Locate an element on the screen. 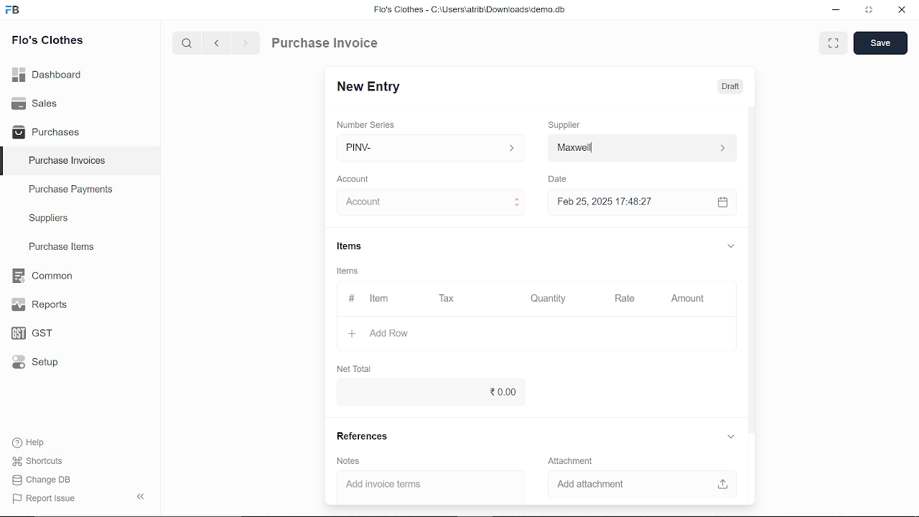 The image size is (919, 517). next is located at coordinates (246, 45).